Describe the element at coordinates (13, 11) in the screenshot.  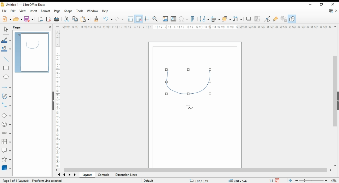
I see `edit` at that location.